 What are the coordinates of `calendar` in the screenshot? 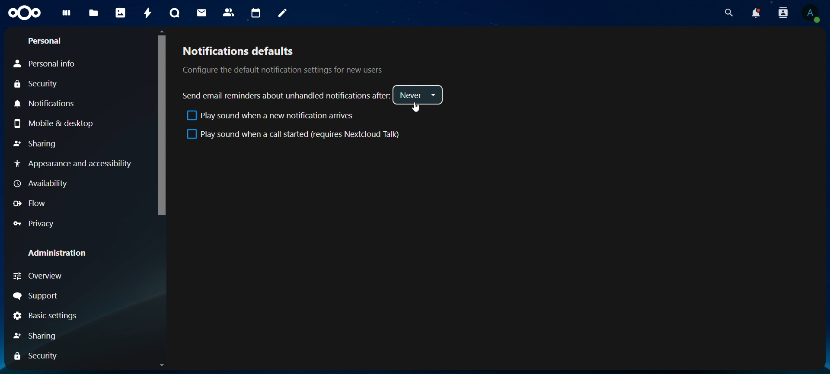 It's located at (255, 12).